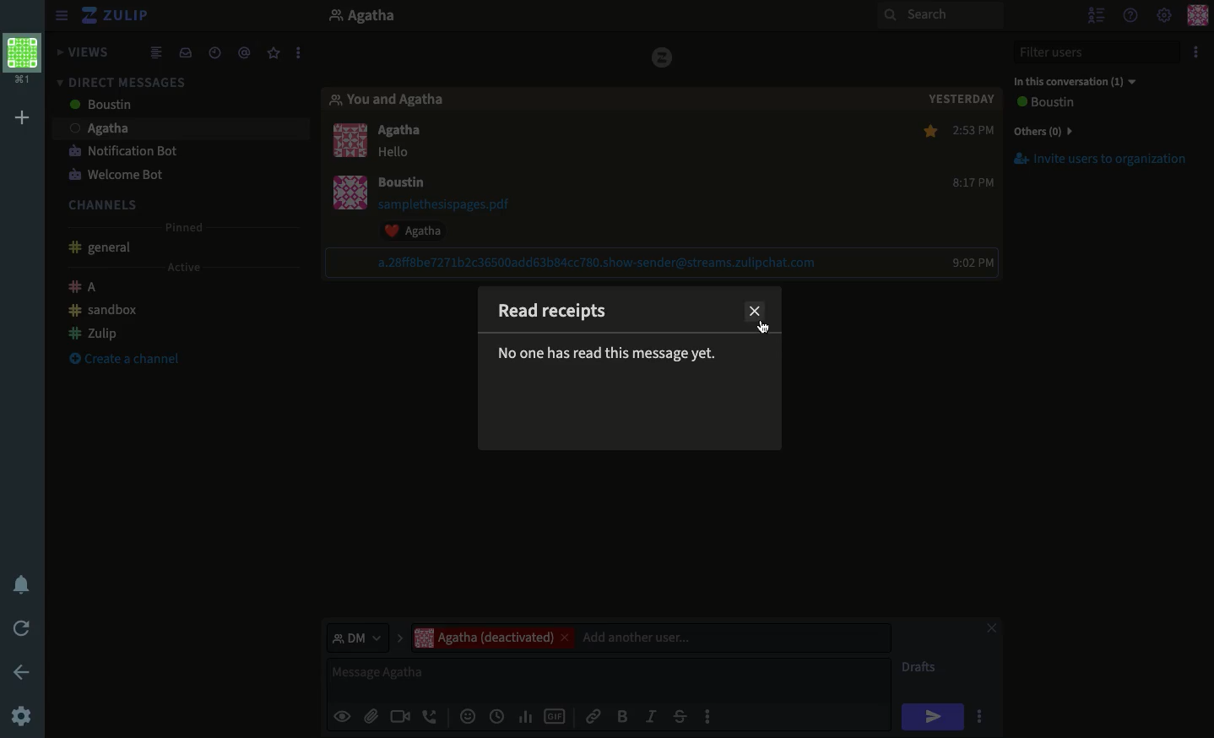 This screenshot has width=1214, height=738. Describe the element at coordinates (103, 249) in the screenshot. I see `General` at that location.